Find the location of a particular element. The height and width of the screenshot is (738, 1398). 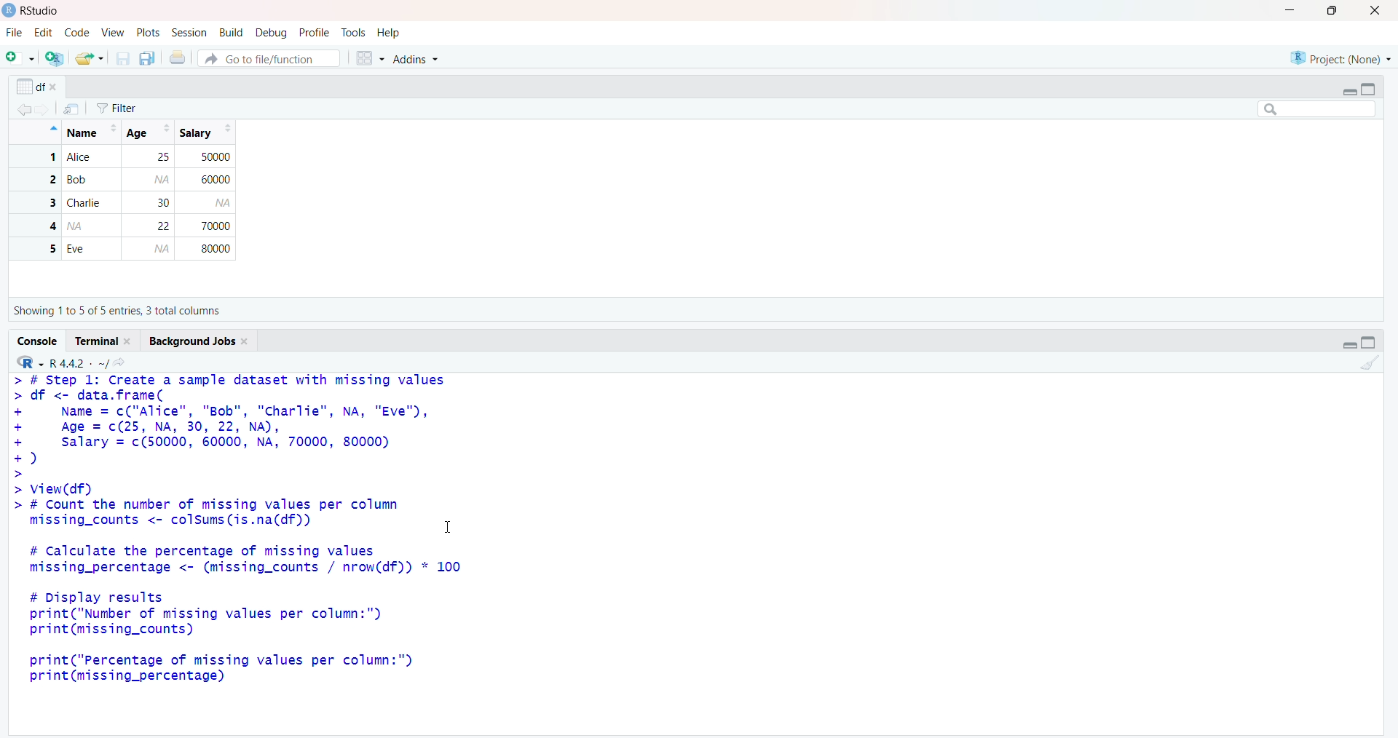

Search bar is located at coordinates (1317, 110).